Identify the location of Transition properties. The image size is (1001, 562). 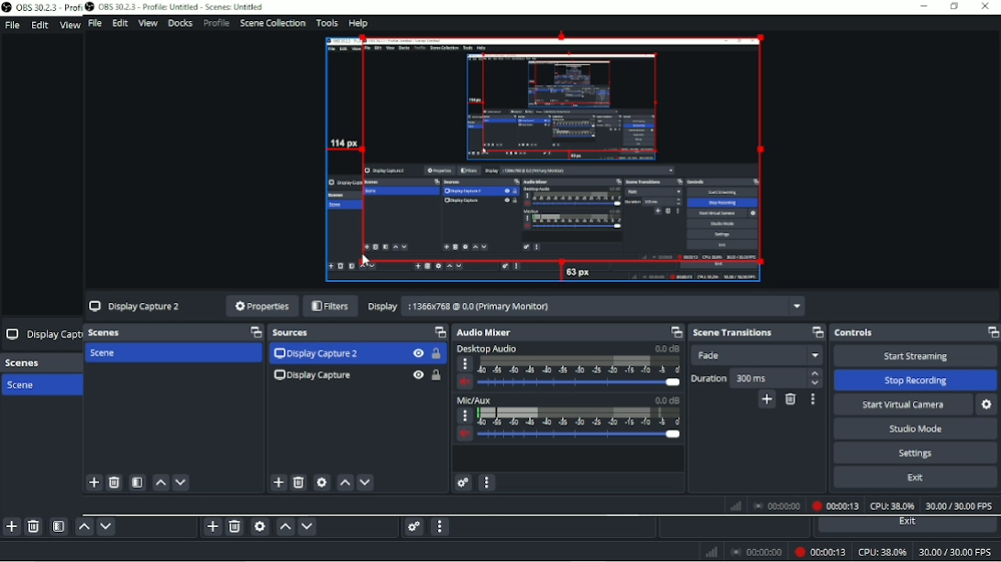
(814, 401).